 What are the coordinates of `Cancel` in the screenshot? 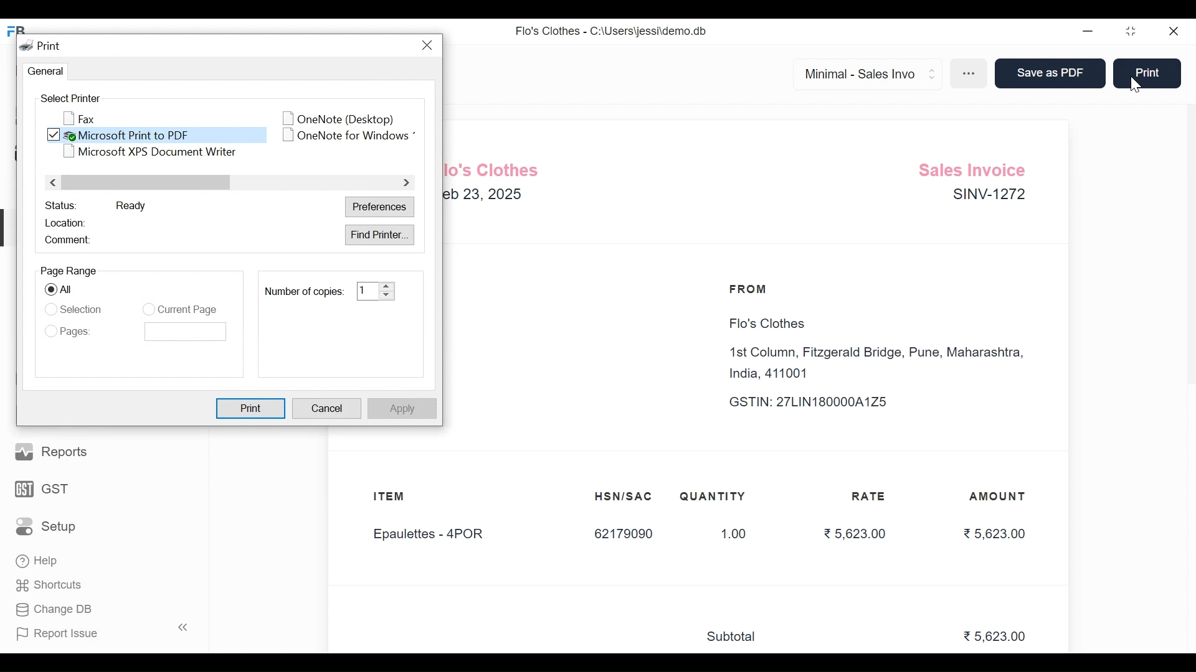 It's located at (328, 409).